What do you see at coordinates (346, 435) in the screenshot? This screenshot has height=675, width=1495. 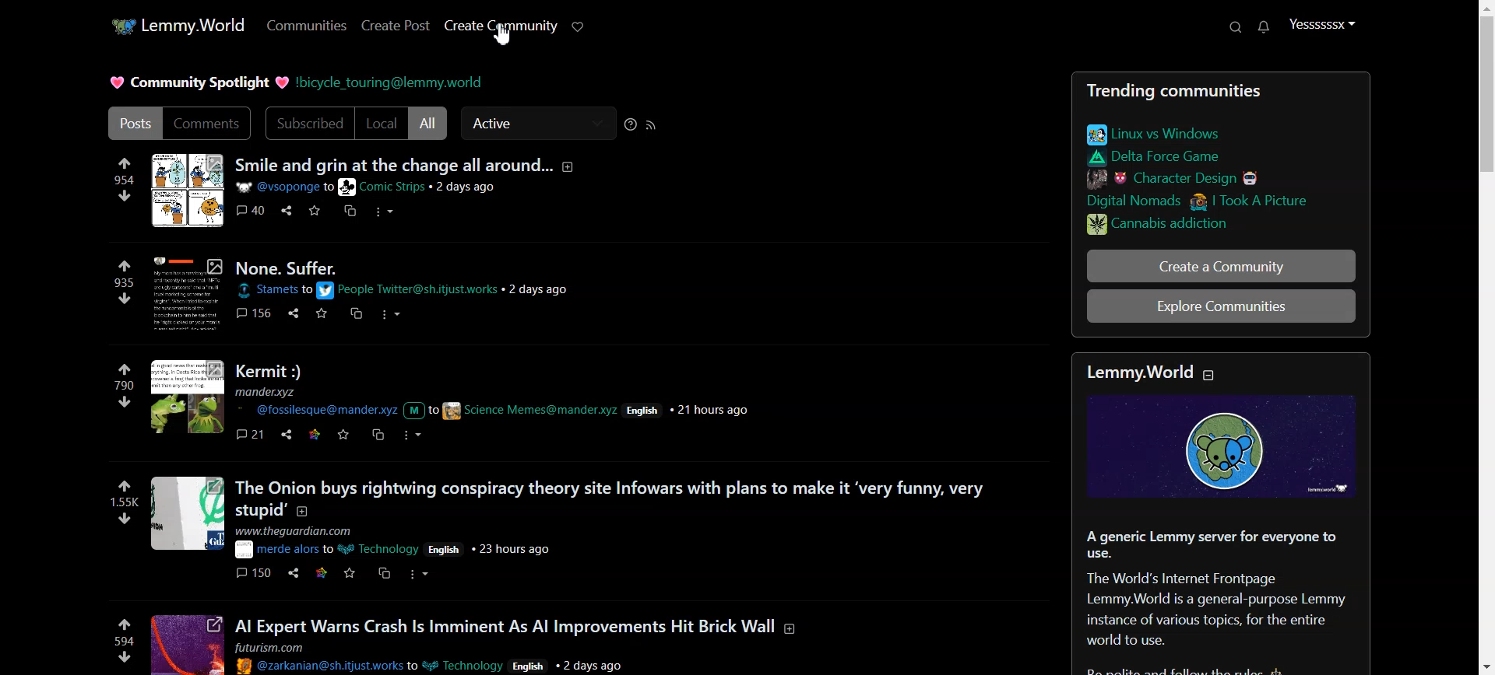 I see `save` at bounding box center [346, 435].